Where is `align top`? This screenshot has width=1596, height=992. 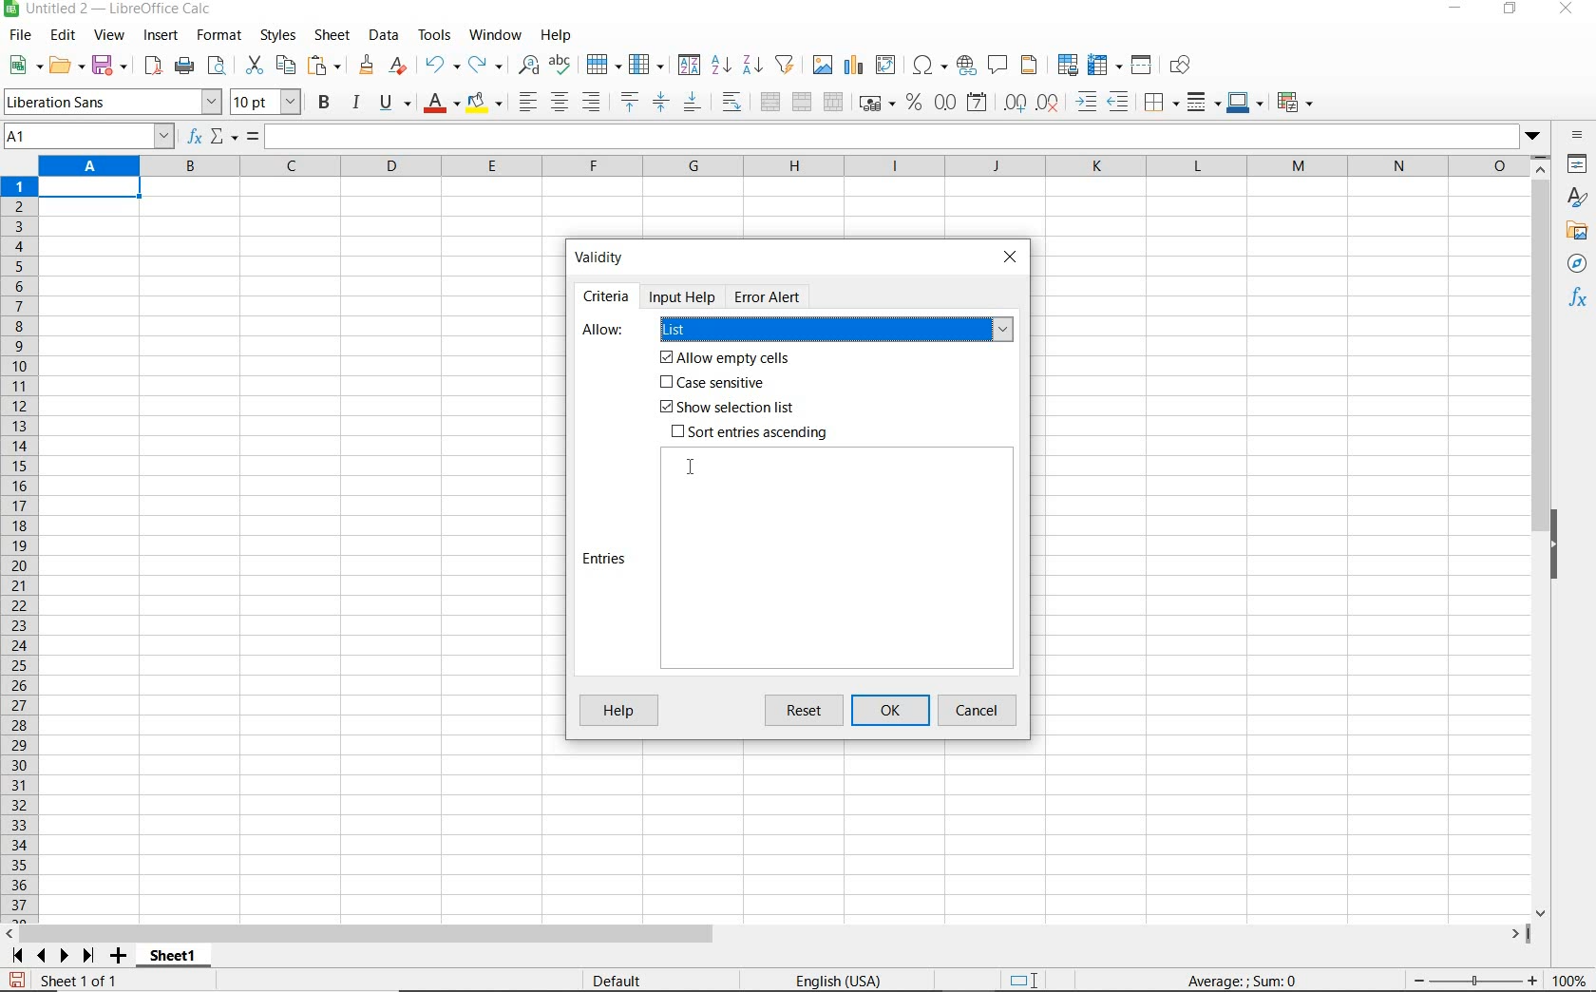
align top is located at coordinates (629, 103).